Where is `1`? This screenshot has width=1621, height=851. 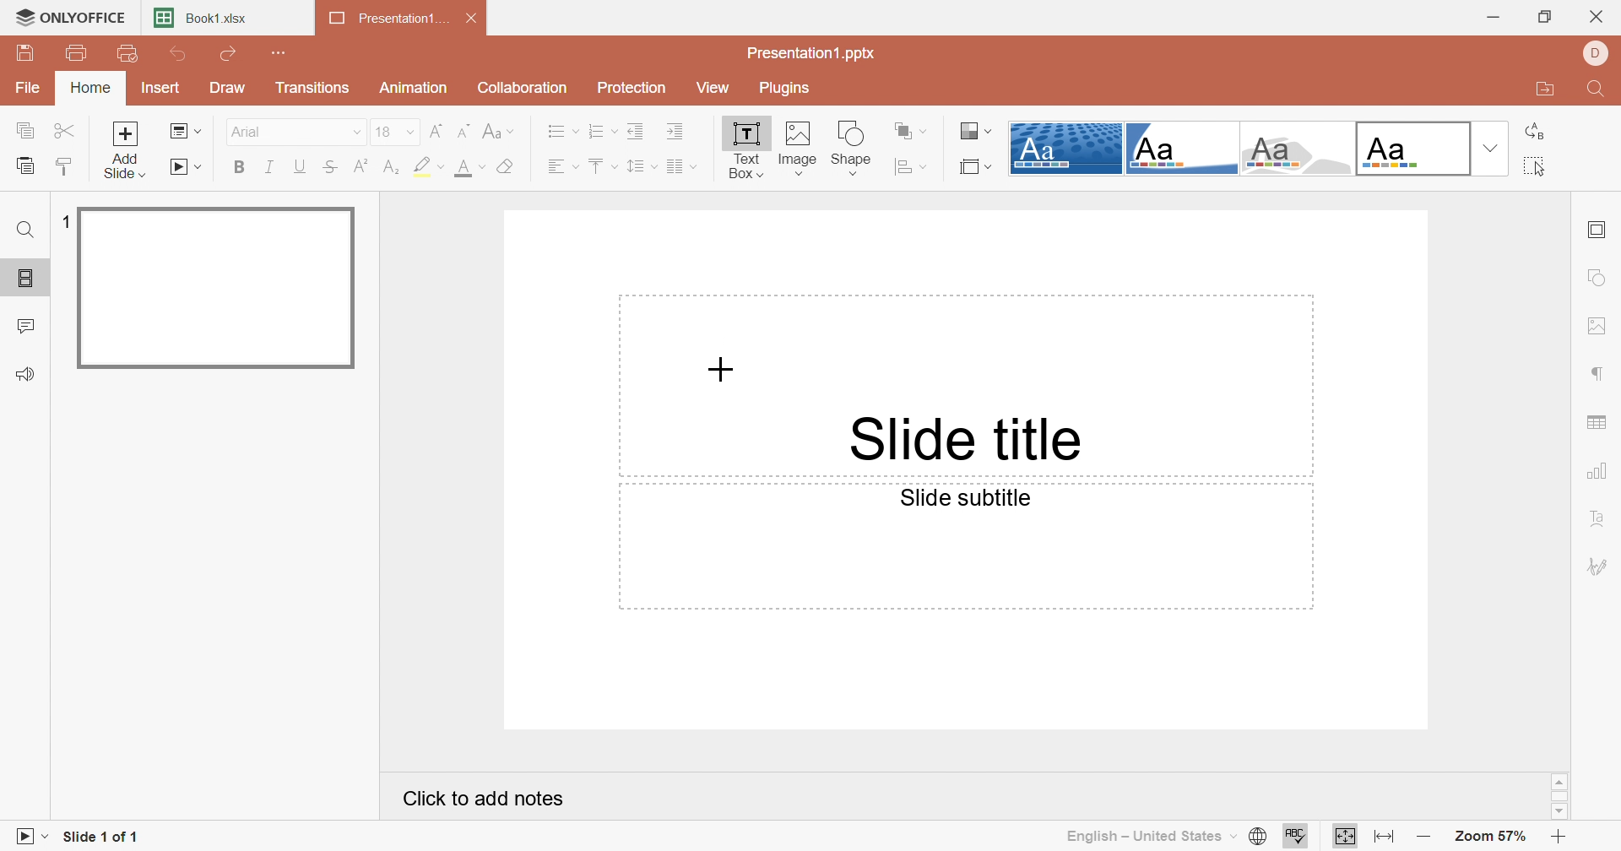
1 is located at coordinates (63, 220).